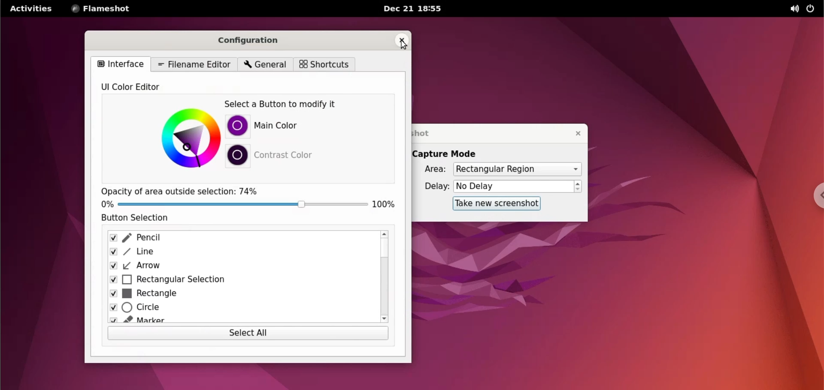 The height and width of the screenshot is (390, 824). Describe the element at coordinates (282, 126) in the screenshot. I see `main color` at that location.